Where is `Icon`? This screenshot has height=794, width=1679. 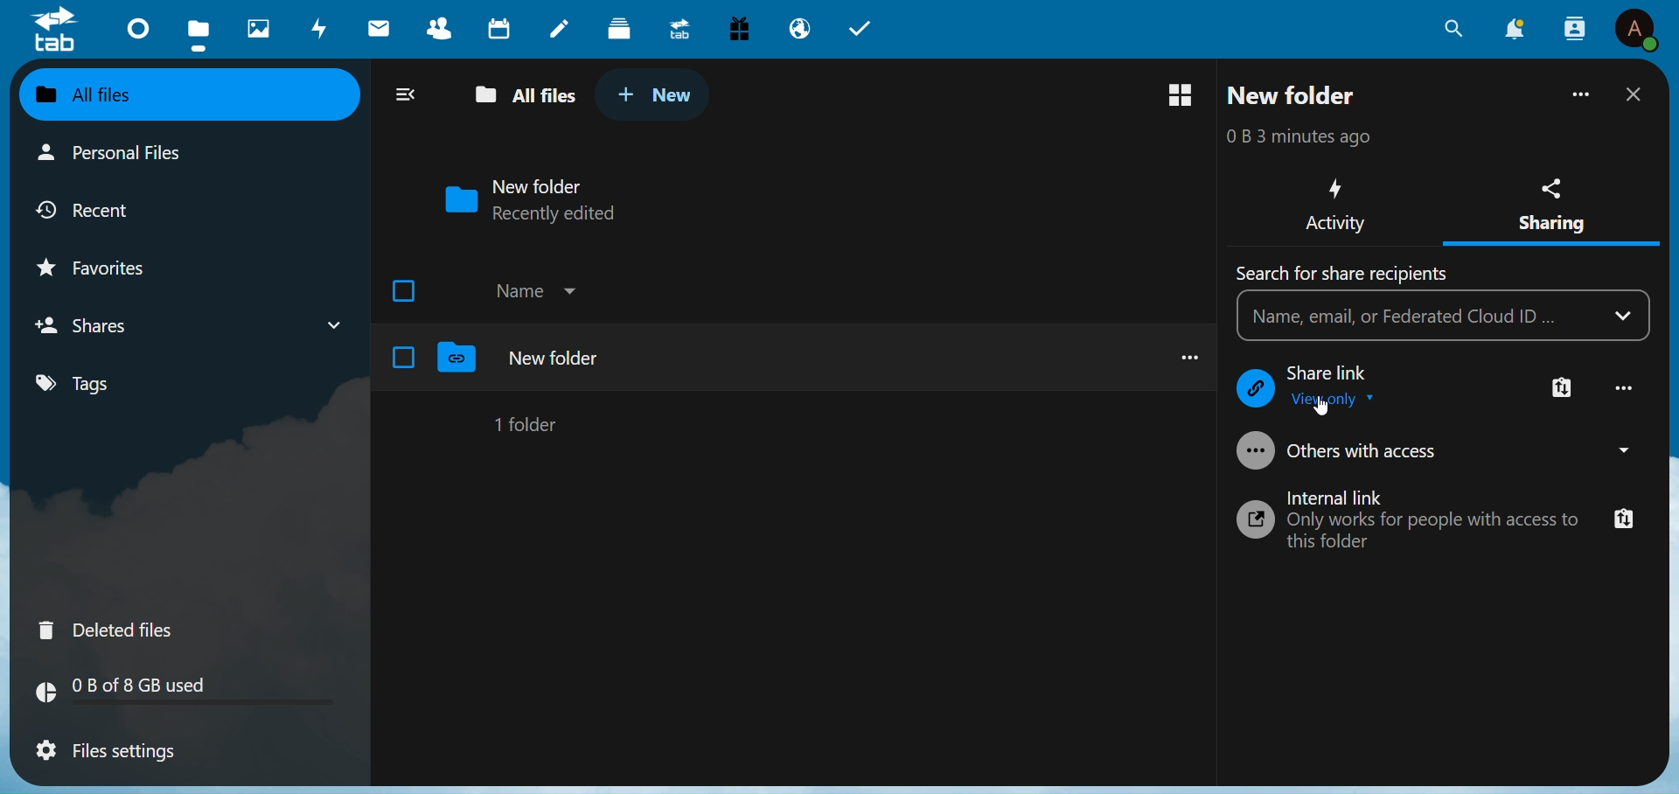
Icon is located at coordinates (1257, 522).